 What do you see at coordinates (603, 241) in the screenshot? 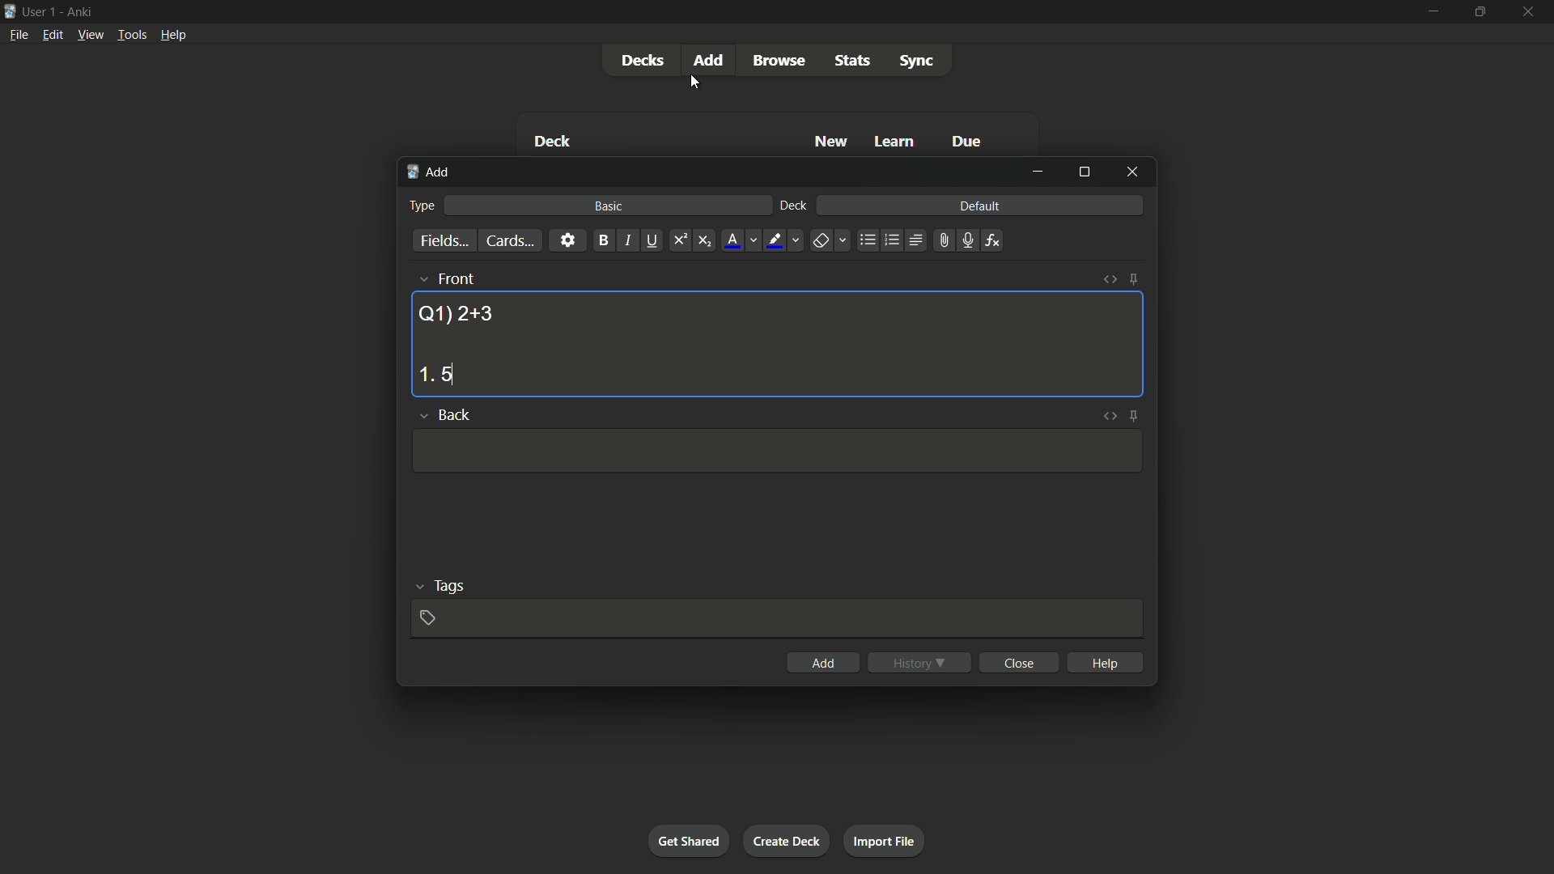
I see `bold` at bounding box center [603, 241].